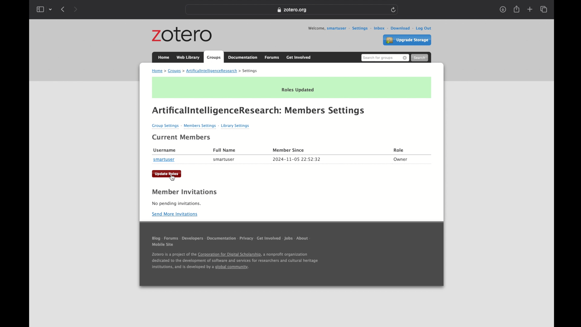  What do you see at coordinates (397, 159) in the screenshot?
I see `Owner` at bounding box center [397, 159].